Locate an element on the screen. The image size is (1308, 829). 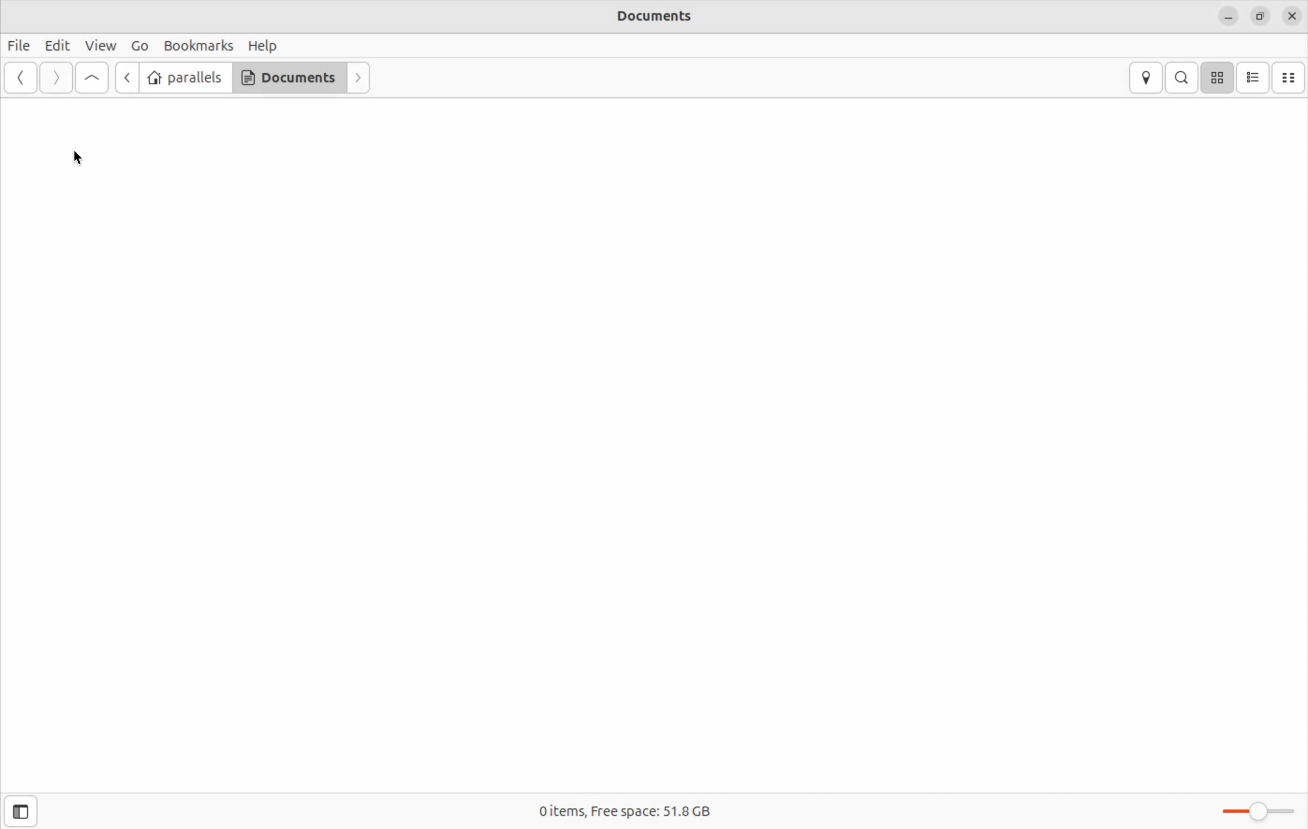
Zoom is located at coordinates (1256, 811).